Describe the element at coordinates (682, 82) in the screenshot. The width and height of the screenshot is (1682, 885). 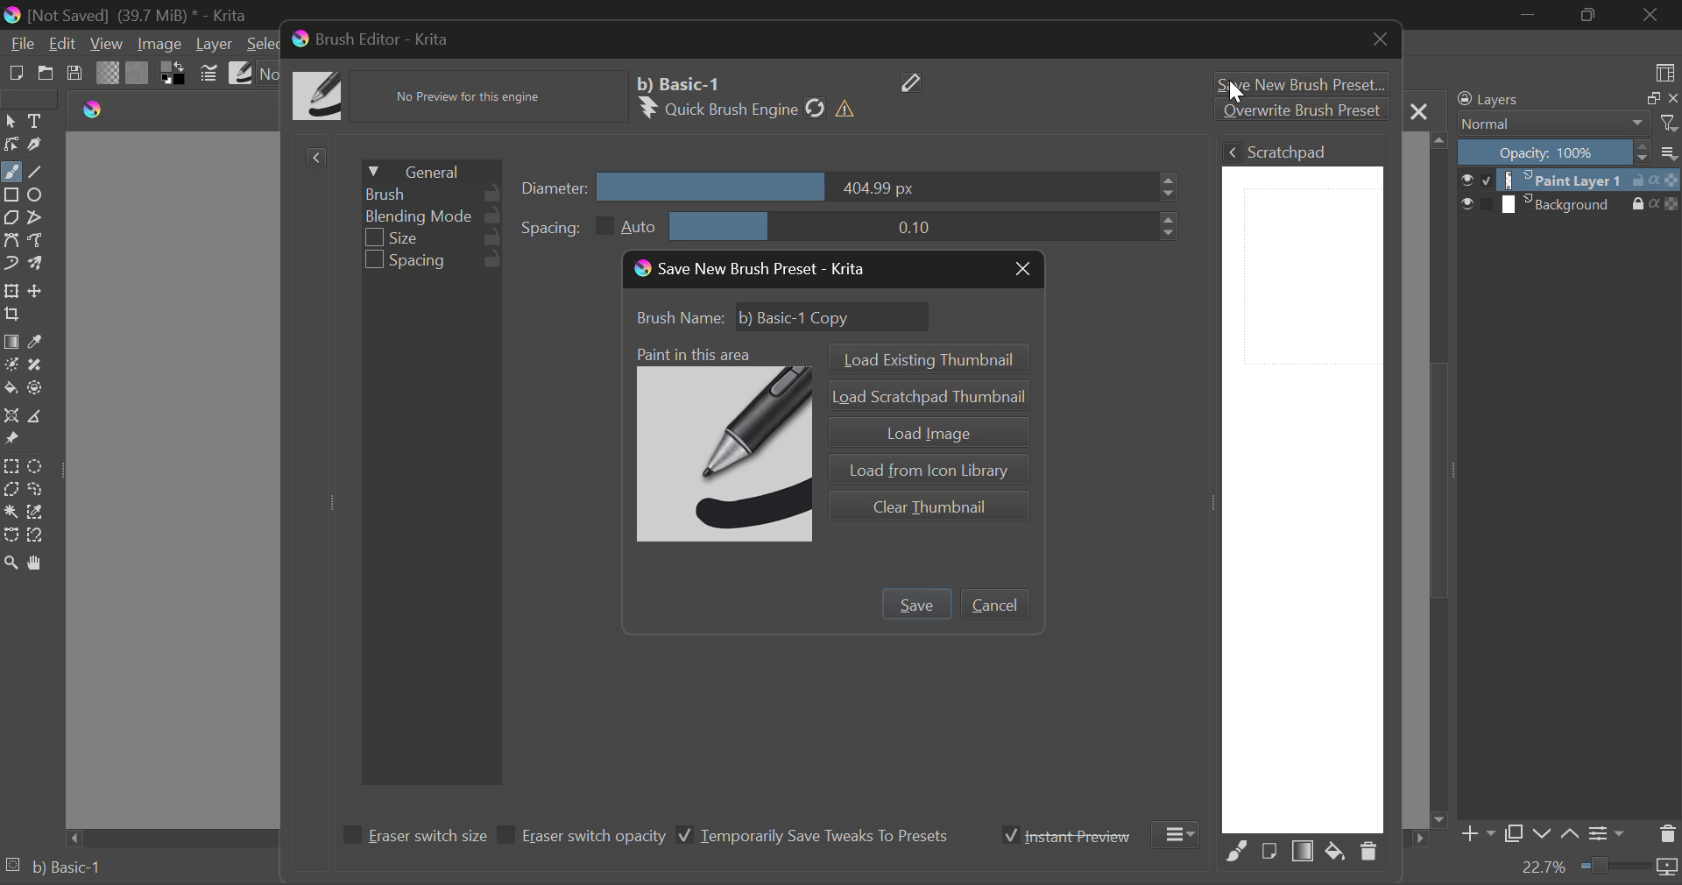
I see `Selected Brush` at that location.